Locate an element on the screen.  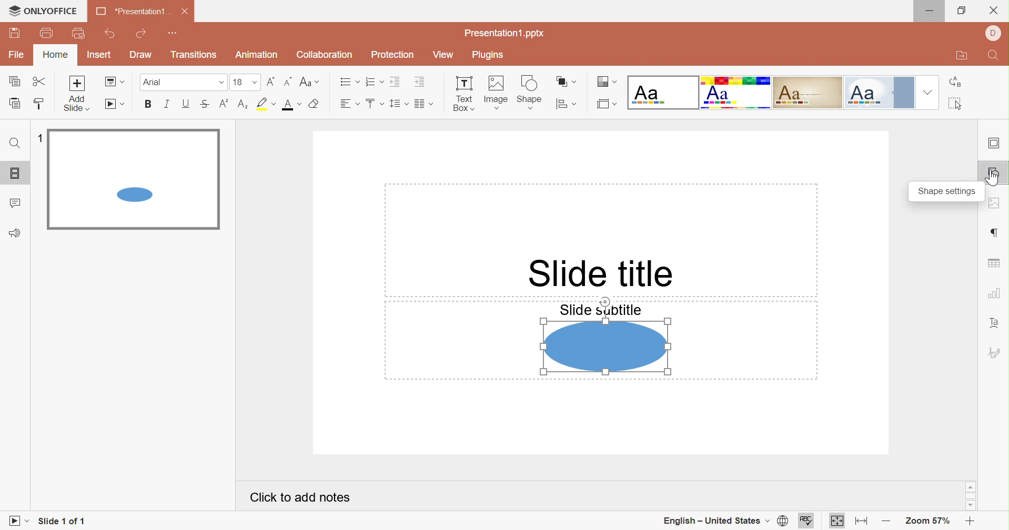
Change case is located at coordinates (308, 83).